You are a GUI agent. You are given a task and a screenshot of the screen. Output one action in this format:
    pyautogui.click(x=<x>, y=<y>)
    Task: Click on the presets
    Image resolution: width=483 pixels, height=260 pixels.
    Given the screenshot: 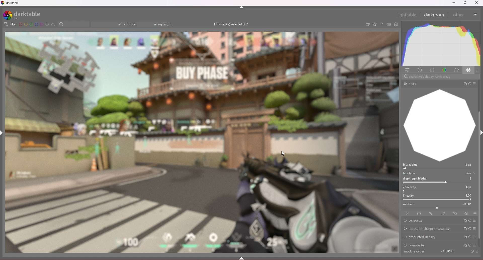 What is the action you would take?
    pyautogui.click(x=478, y=70)
    